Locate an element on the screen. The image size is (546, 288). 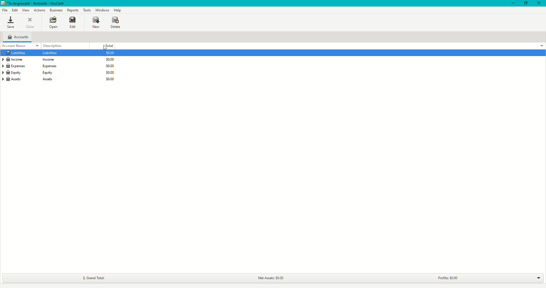
Total is located at coordinates (109, 45).